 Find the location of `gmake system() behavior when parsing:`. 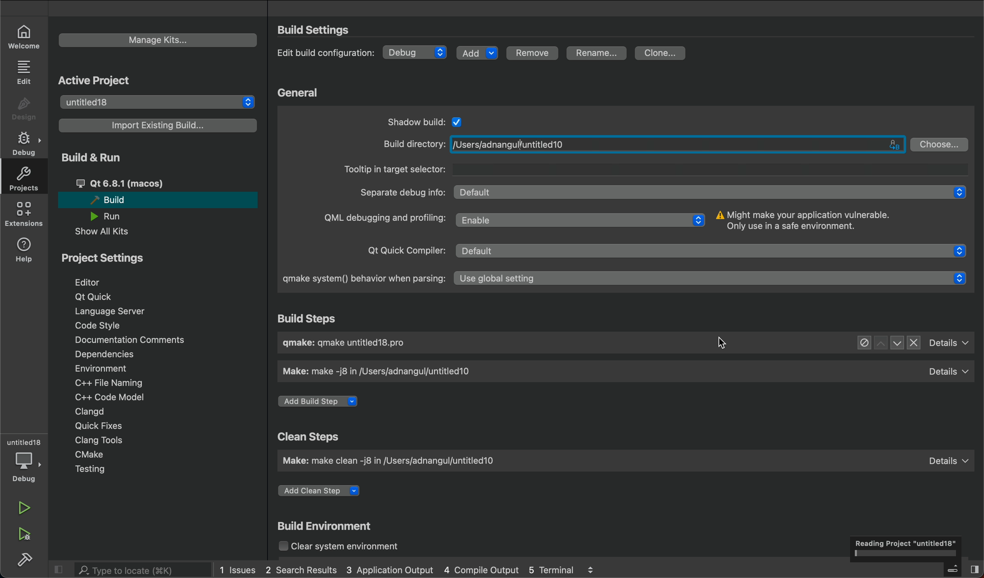

gmake system() behavior when parsing: is located at coordinates (359, 279).